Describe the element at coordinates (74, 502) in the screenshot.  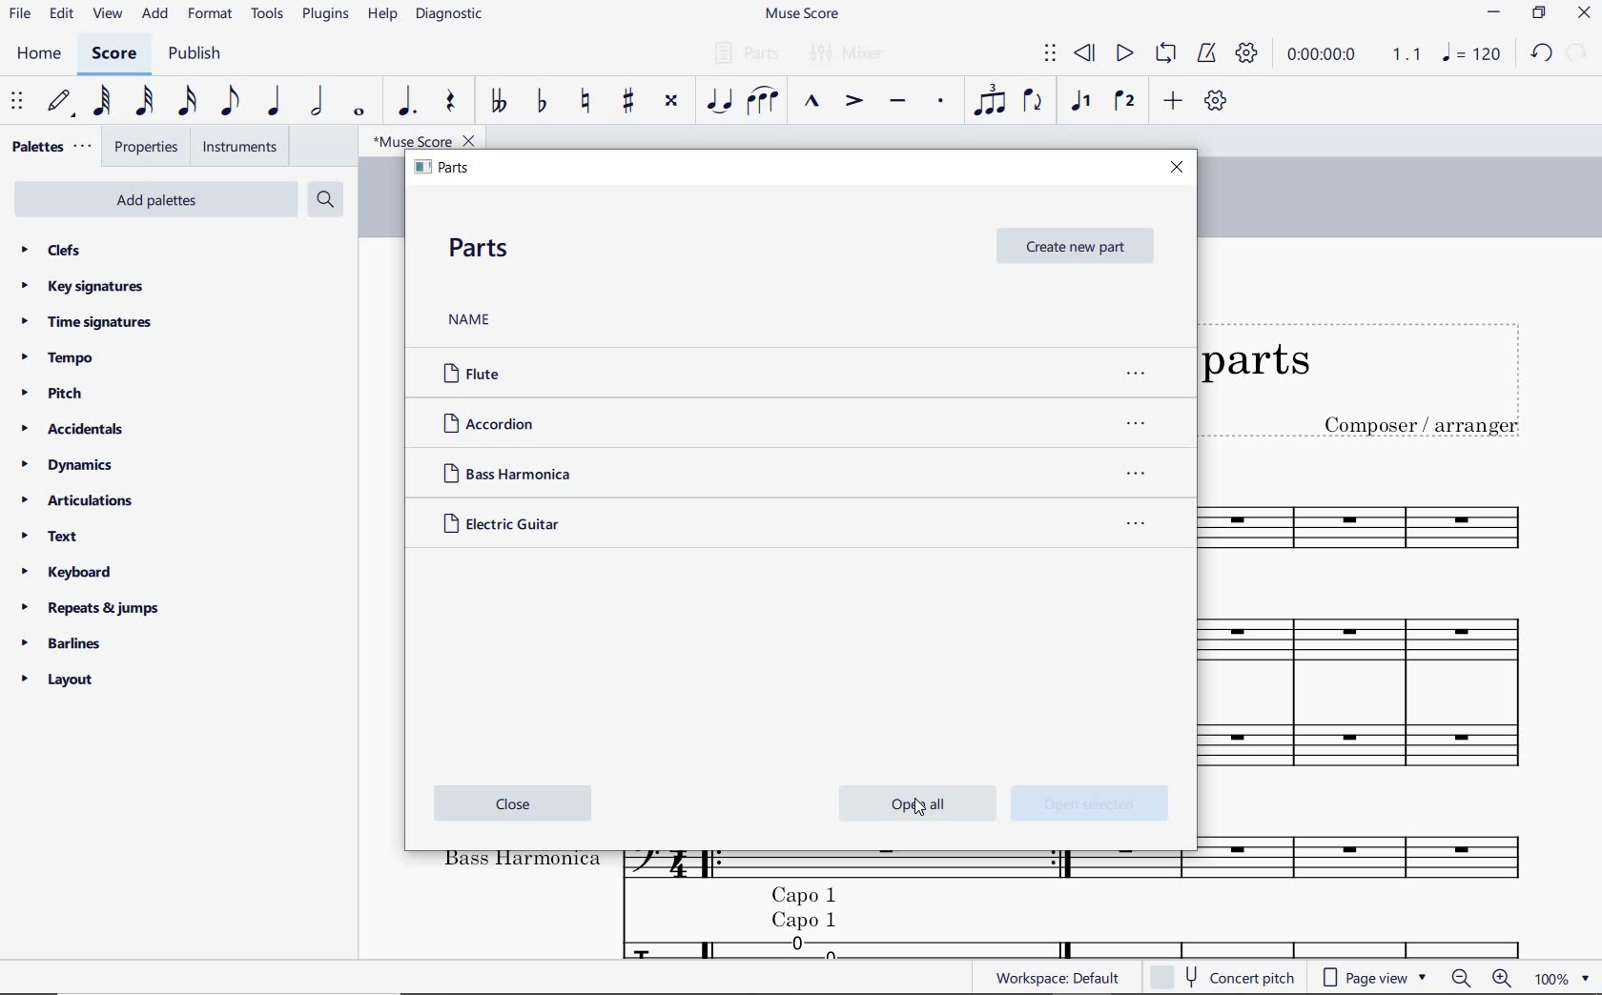
I see `articulations` at that location.